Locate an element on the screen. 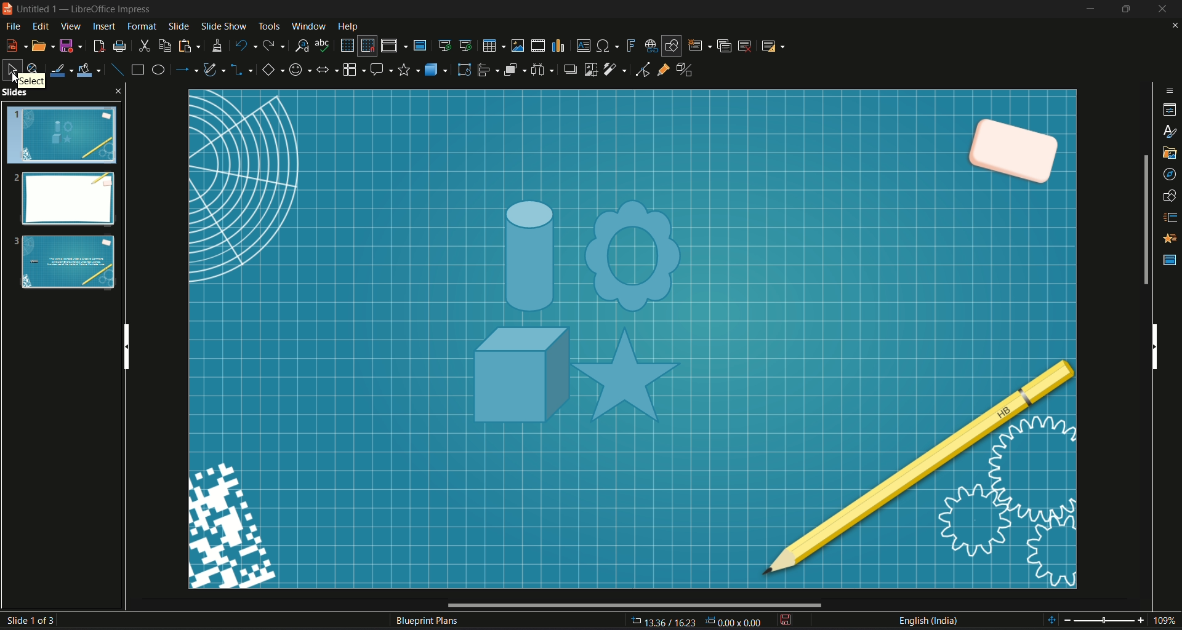 The width and height of the screenshot is (1182, 630). Vertical scroll bar is located at coordinates (125, 343).